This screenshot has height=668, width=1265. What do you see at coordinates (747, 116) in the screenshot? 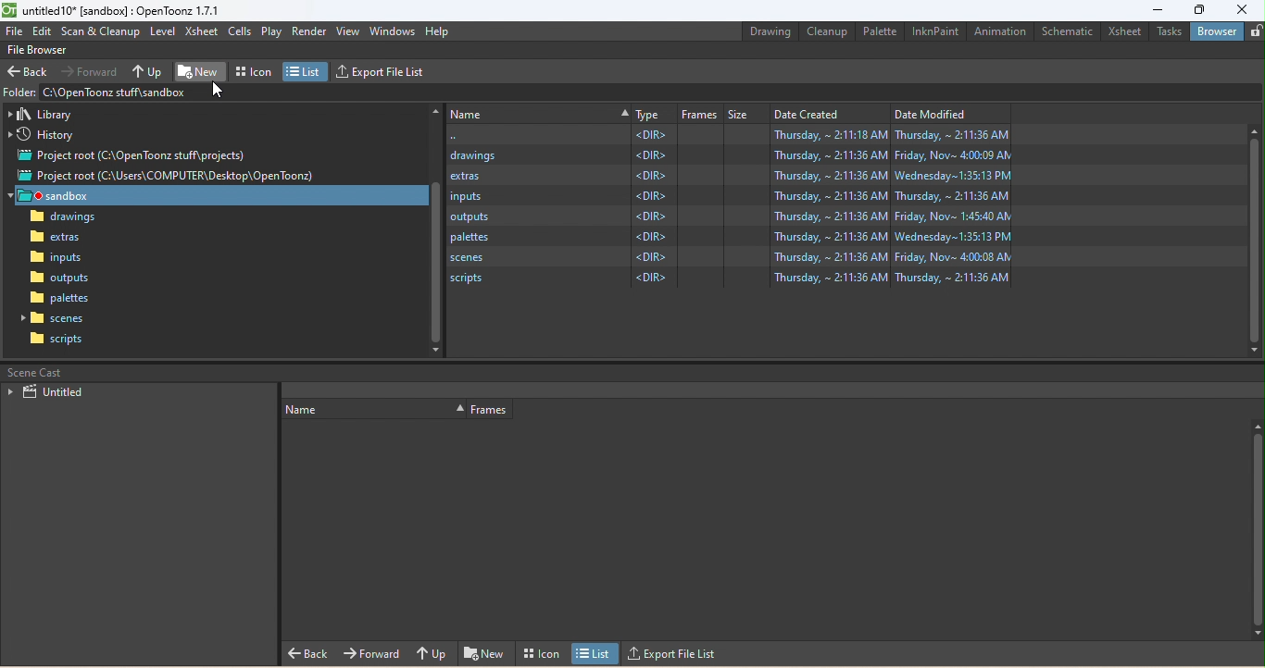
I see `Size` at bounding box center [747, 116].